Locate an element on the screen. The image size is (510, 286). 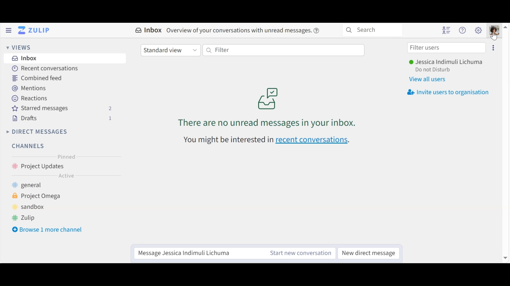
Filter by text is located at coordinates (284, 50).